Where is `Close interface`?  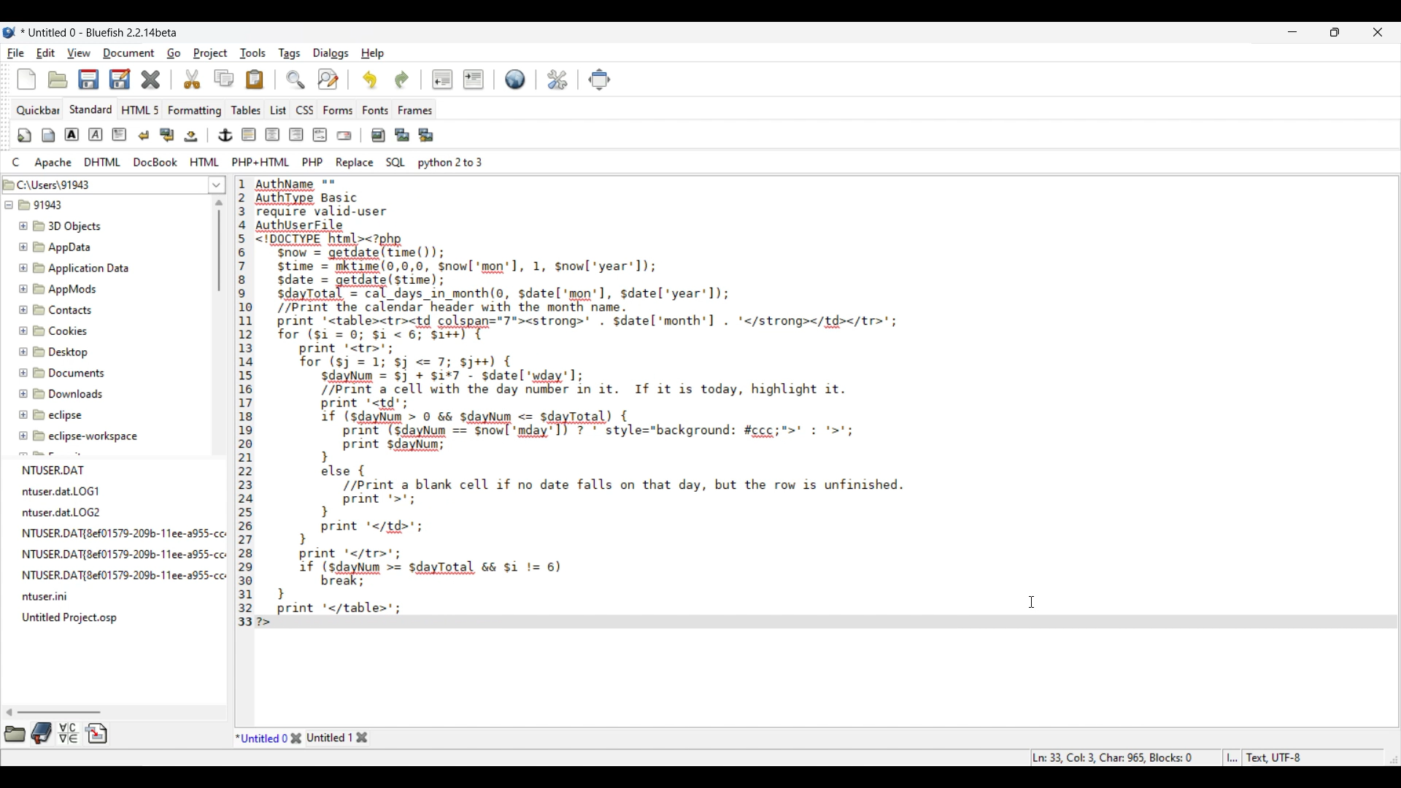 Close interface is located at coordinates (1378, 32).